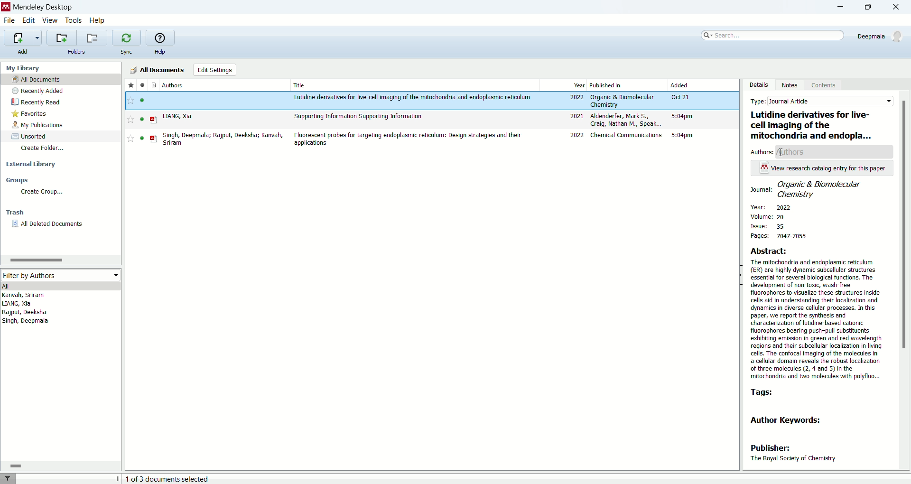 Image resolution: width=911 pixels, height=484 pixels. What do you see at coordinates (130, 139) in the screenshot?
I see `Favourite` at bounding box center [130, 139].